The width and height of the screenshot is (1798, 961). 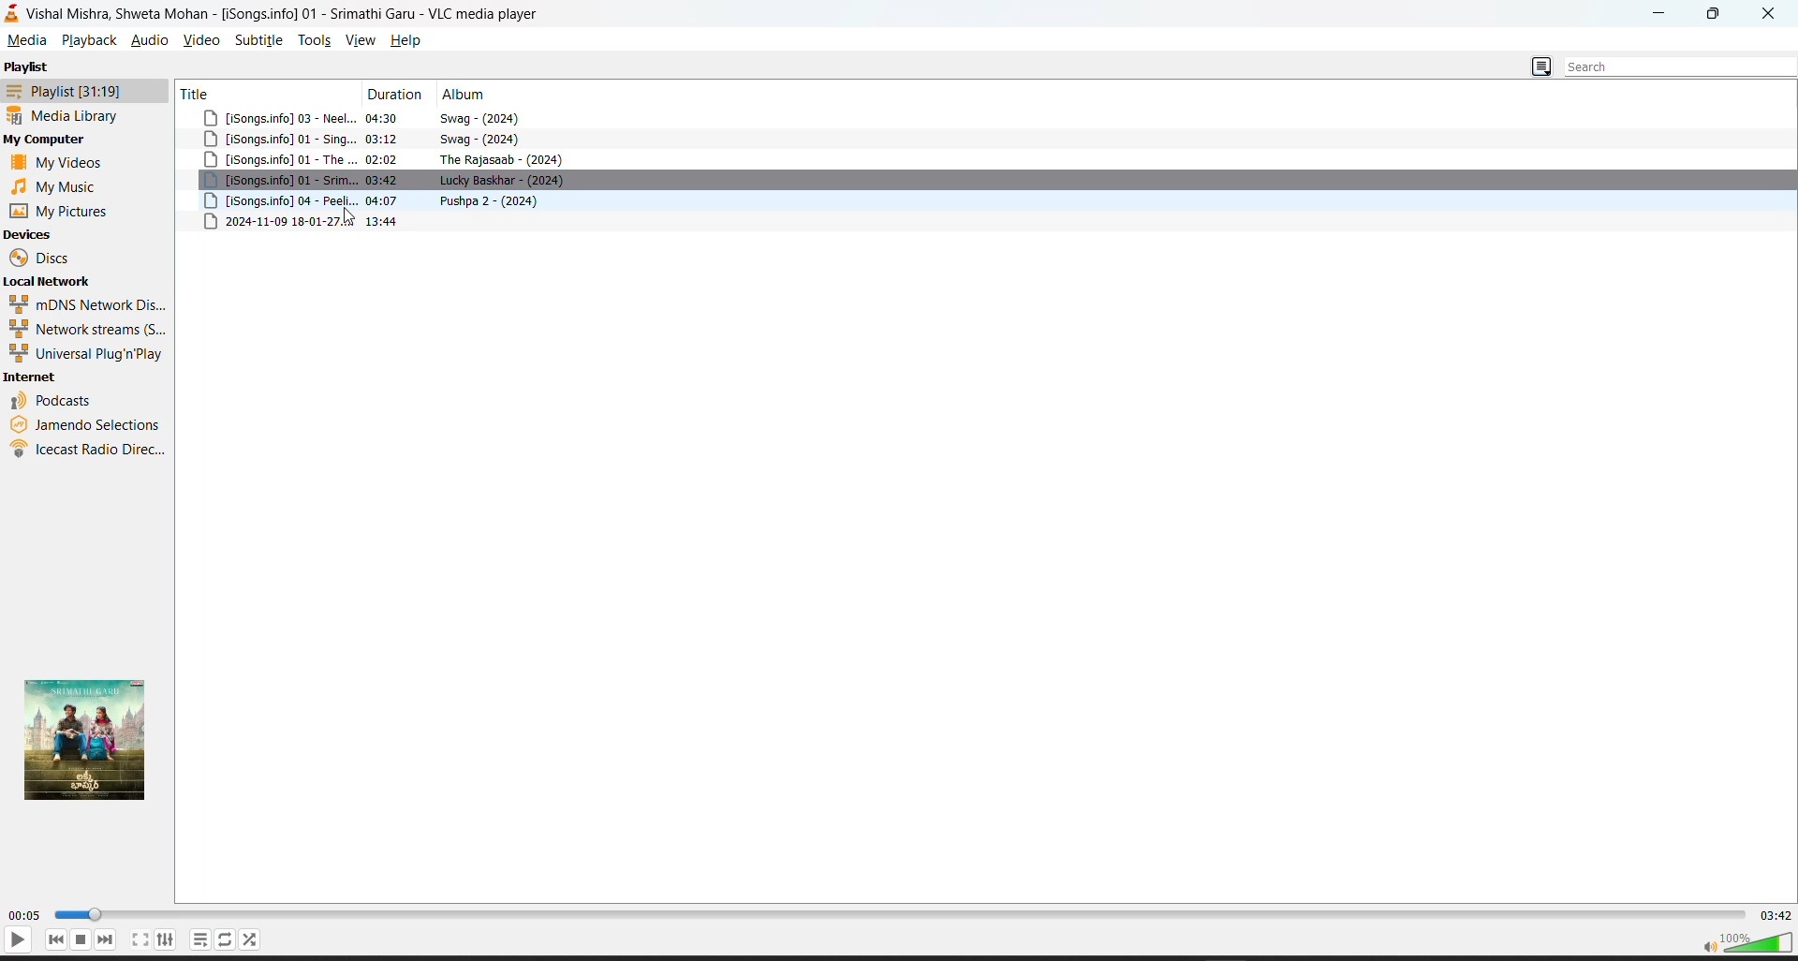 What do you see at coordinates (1779, 915) in the screenshot?
I see `total track time` at bounding box center [1779, 915].